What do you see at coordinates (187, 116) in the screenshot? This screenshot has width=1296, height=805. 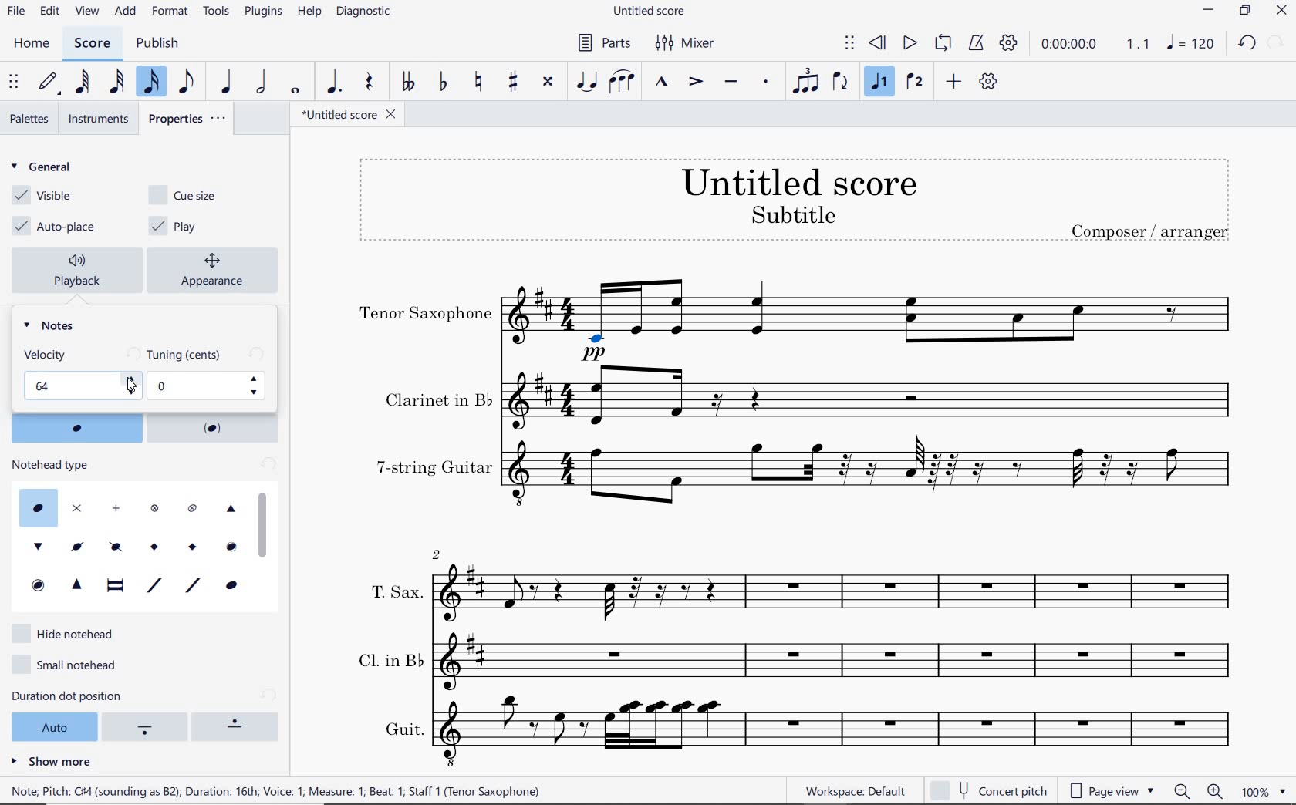 I see `properties` at bounding box center [187, 116].